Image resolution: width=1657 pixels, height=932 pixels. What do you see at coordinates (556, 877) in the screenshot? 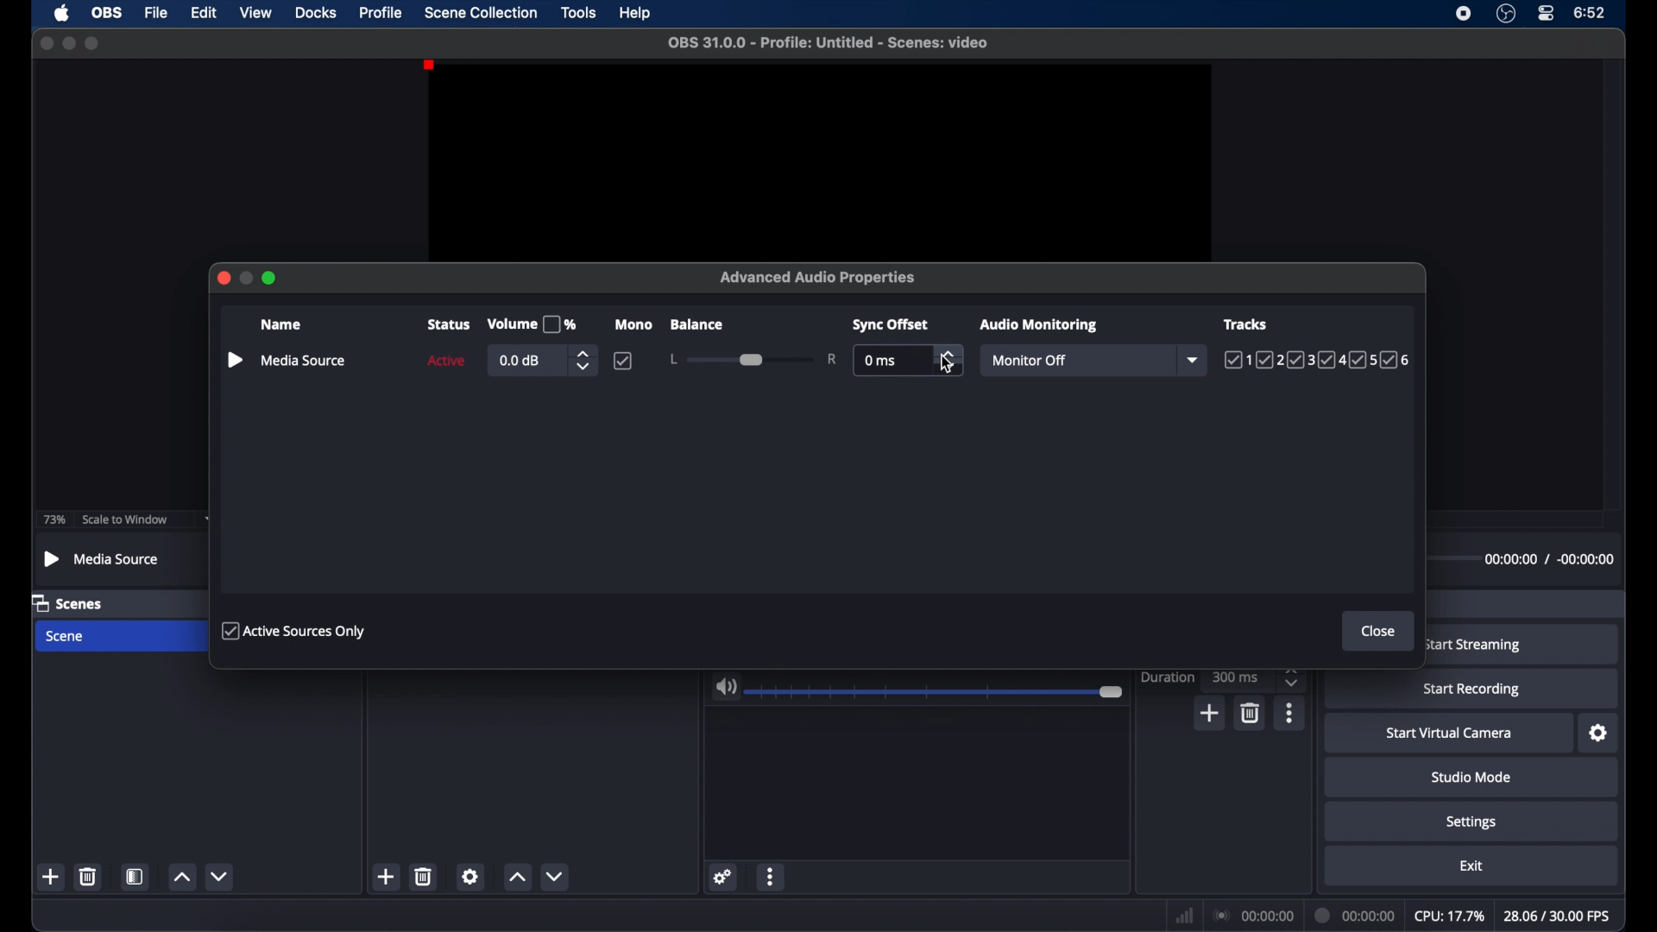
I see `decrement` at bounding box center [556, 877].